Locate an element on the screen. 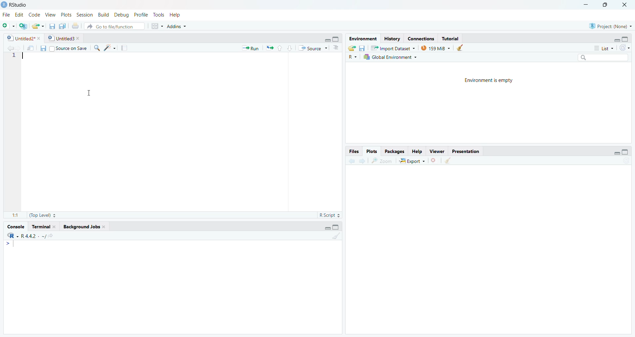 Image resolution: width=635 pixels, height=337 pixels. Export is located at coordinates (412, 161).